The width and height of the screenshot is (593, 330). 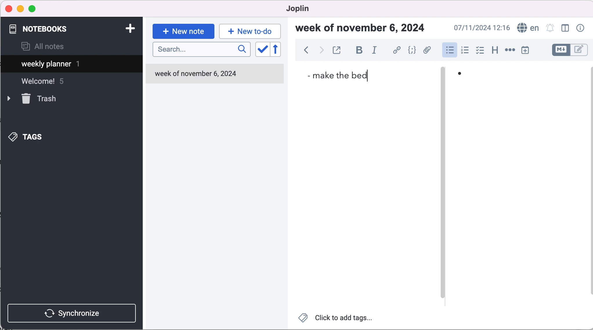 I want to click on close, so click(x=9, y=8).